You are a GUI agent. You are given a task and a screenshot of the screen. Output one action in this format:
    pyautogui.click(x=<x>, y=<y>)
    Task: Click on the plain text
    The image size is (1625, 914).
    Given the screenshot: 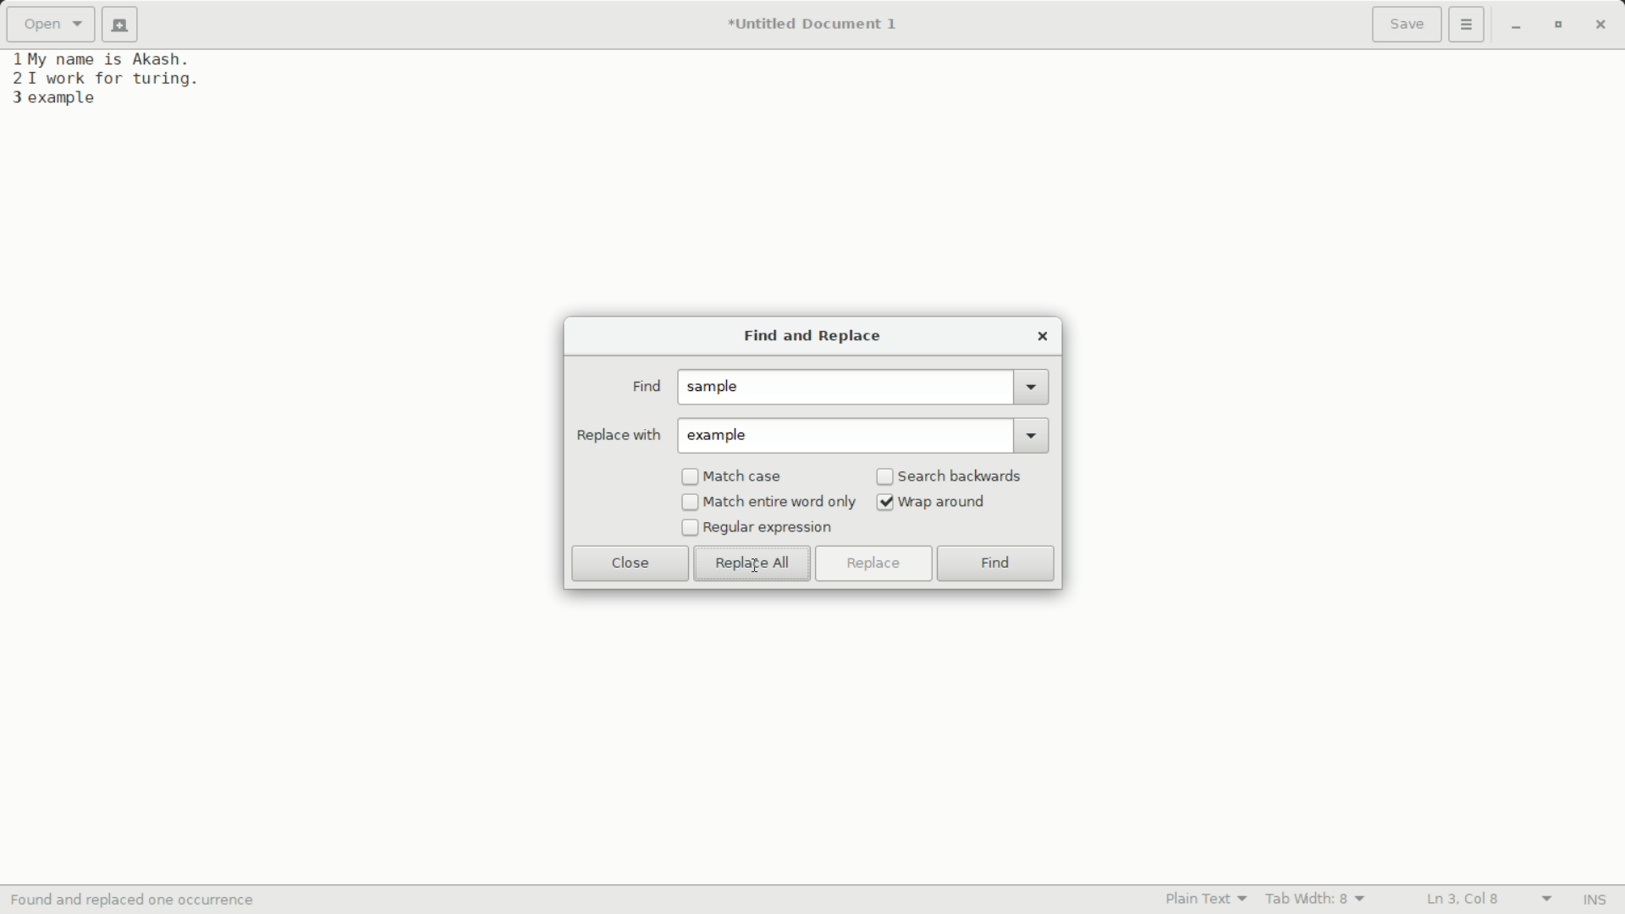 What is the action you would take?
    pyautogui.click(x=1210, y=898)
    